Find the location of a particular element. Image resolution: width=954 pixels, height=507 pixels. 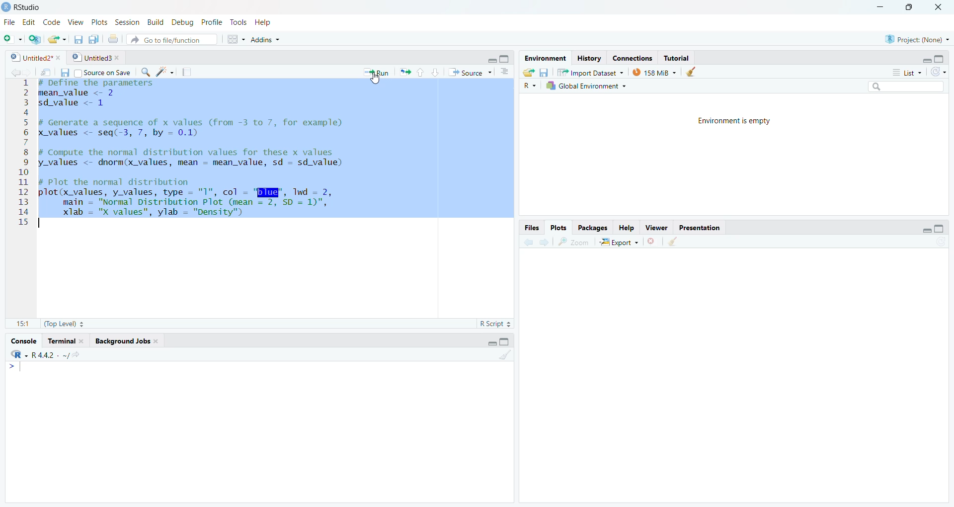

R-4.A.2.- is located at coordinates (51, 354).